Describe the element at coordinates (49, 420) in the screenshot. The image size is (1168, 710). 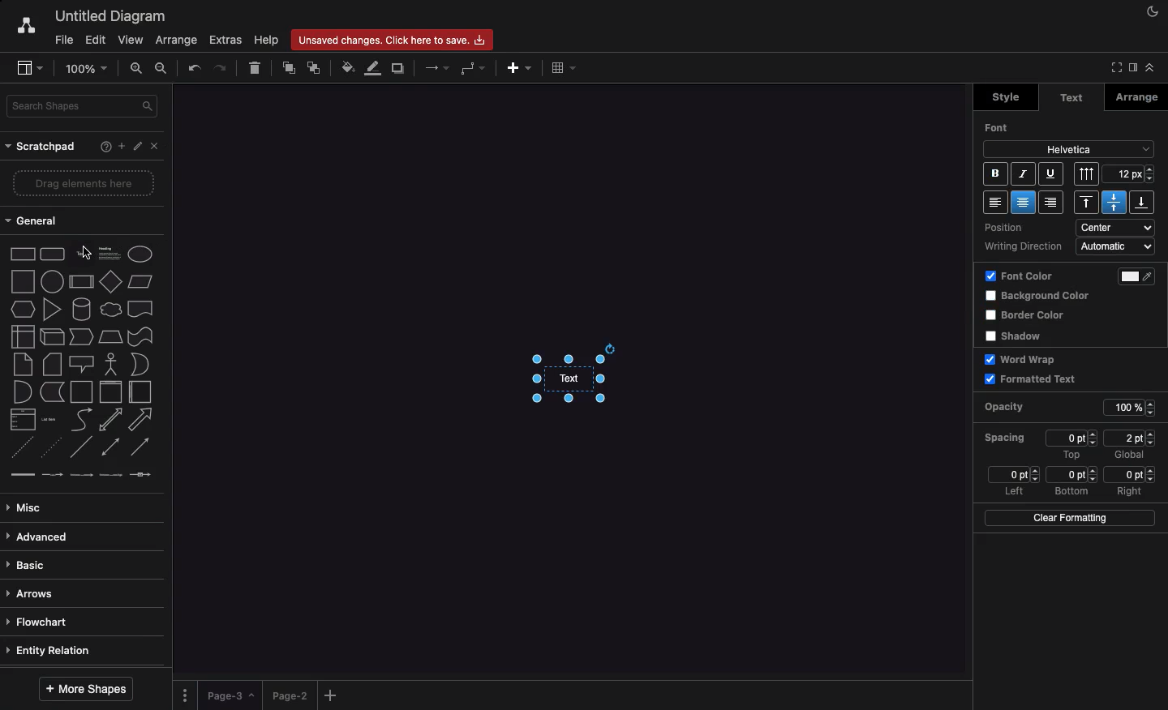
I see `list item` at that location.